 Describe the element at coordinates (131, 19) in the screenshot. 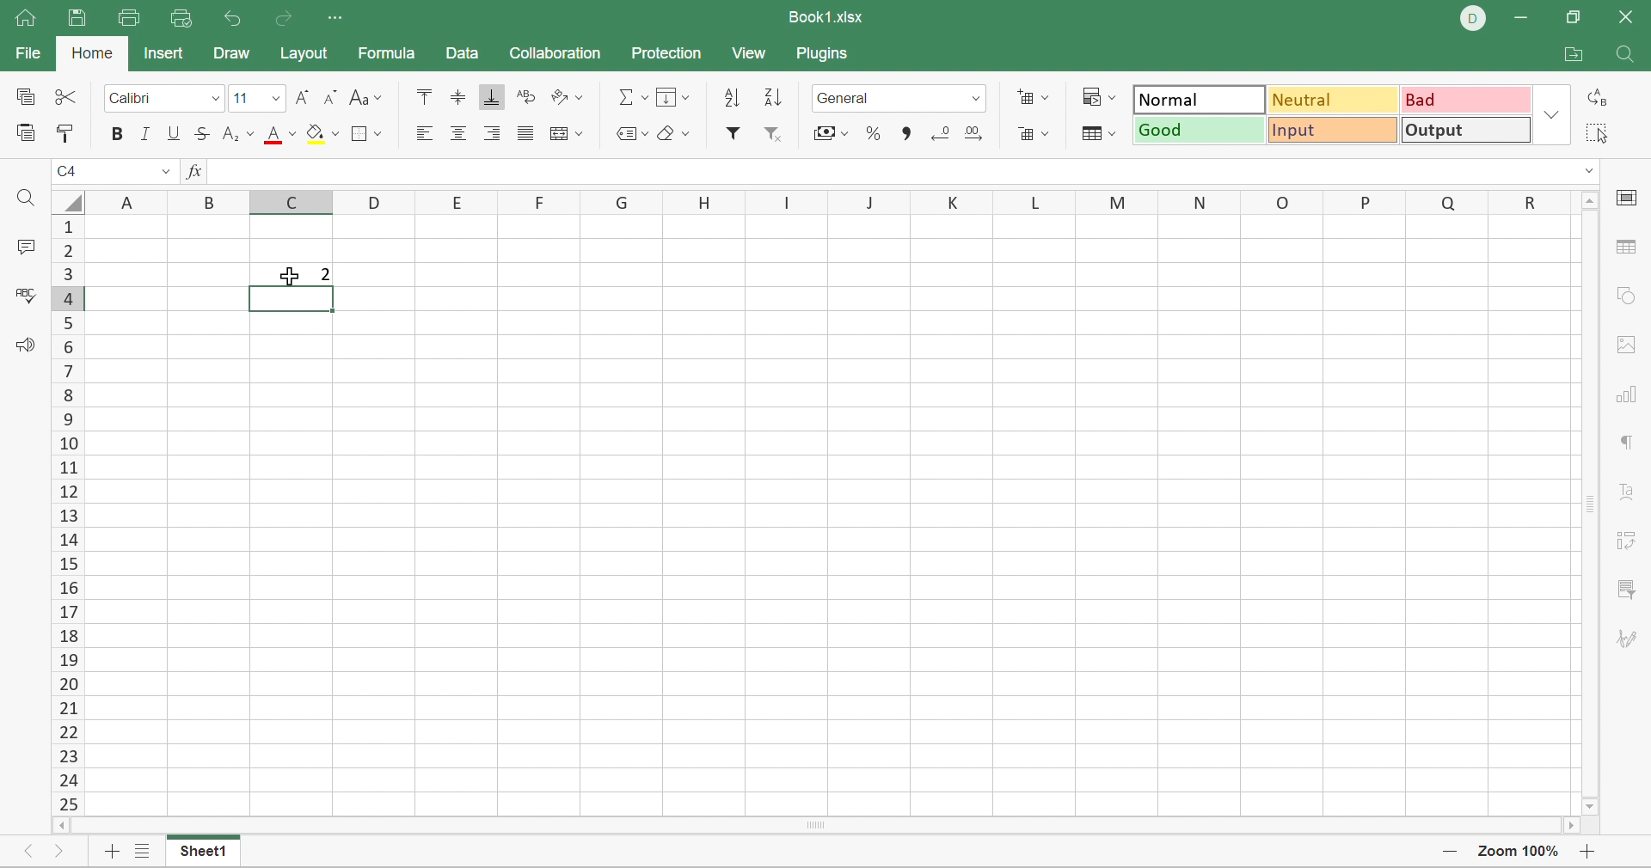

I see `Print` at that location.